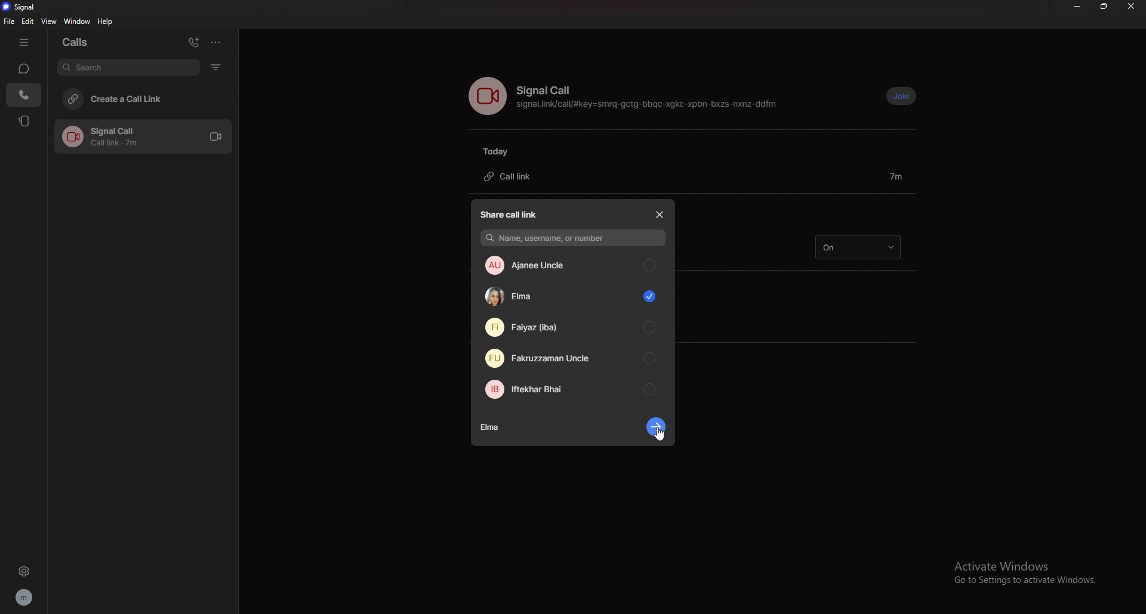 Image resolution: width=1146 pixels, height=614 pixels. What do you see at coordinates (569, 296) in the screenshot?
I see `contact` at bounding box center [569, 296].